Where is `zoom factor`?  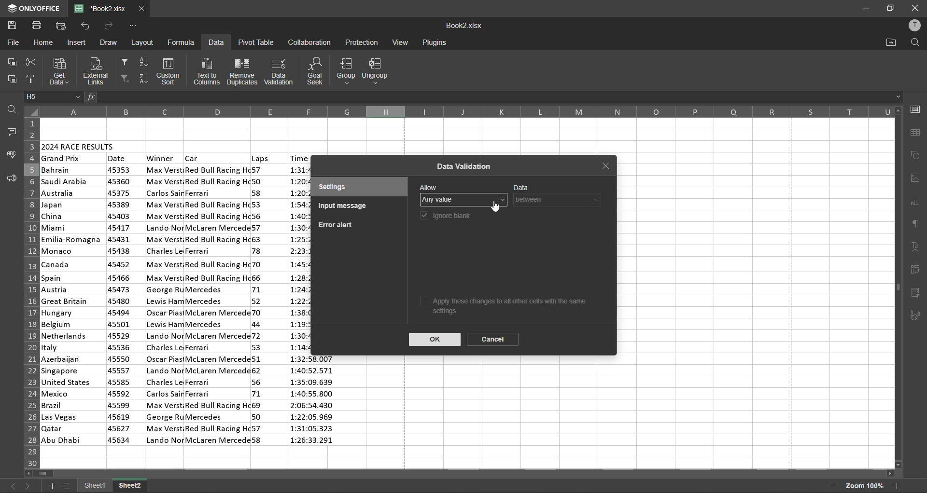 zoom factor is located at coordinates (865, 486).